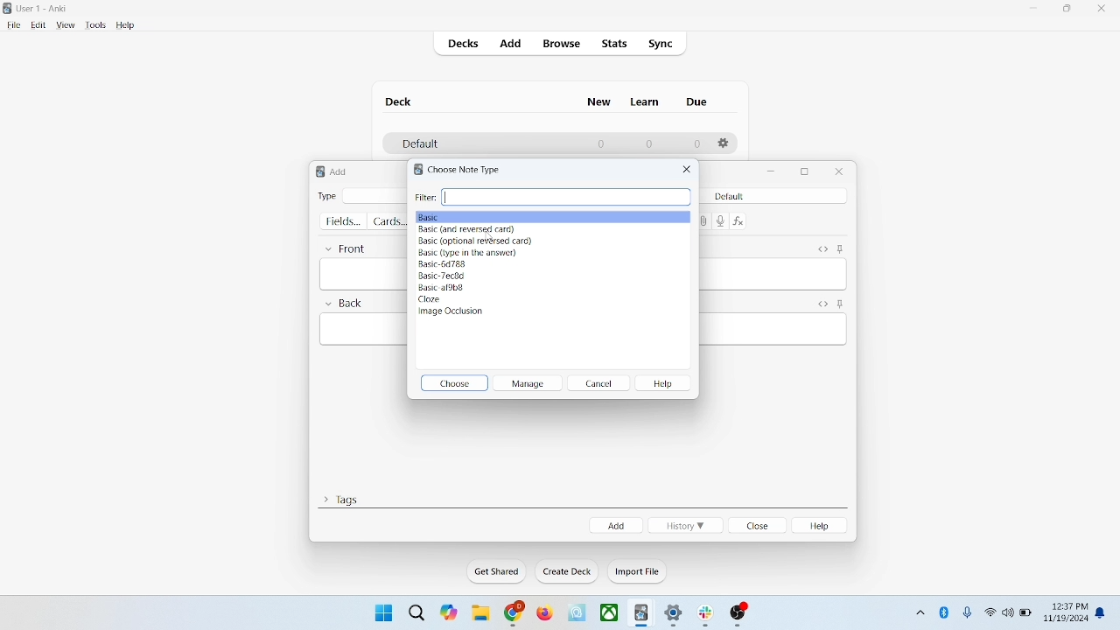 This screenshot has width=1120, height=630. Describe the element at coordinates (455, 382) in the screenshot. I see `choose` at that location.